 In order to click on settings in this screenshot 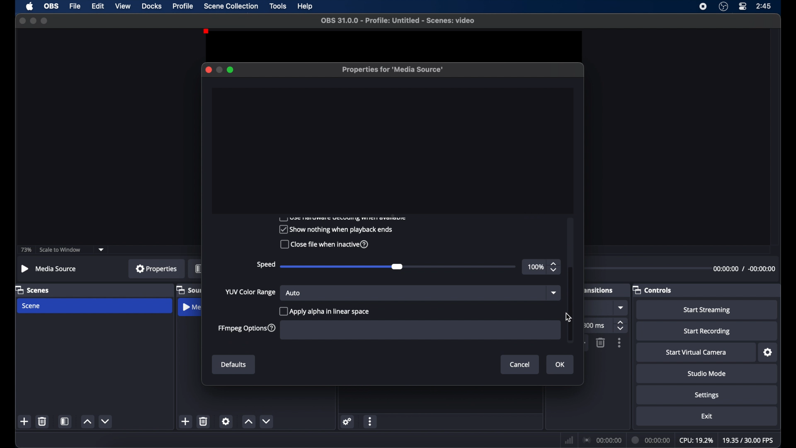, I will do `click(347, 421)`.